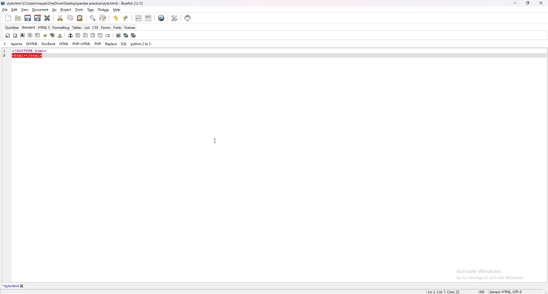  Describe the element at coordinates (133, 35) in the screenshot. I see `multi thumbnail` at that location.